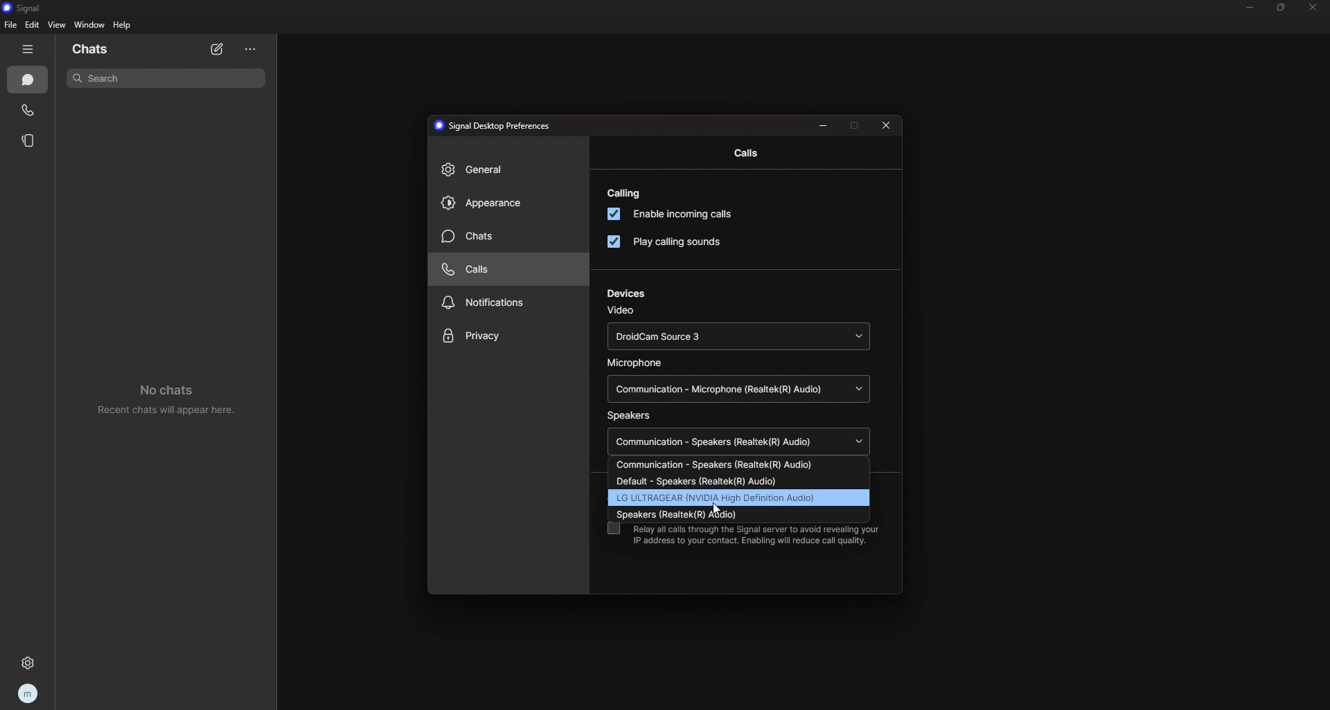  I want to click on devices, so click(628, 293).